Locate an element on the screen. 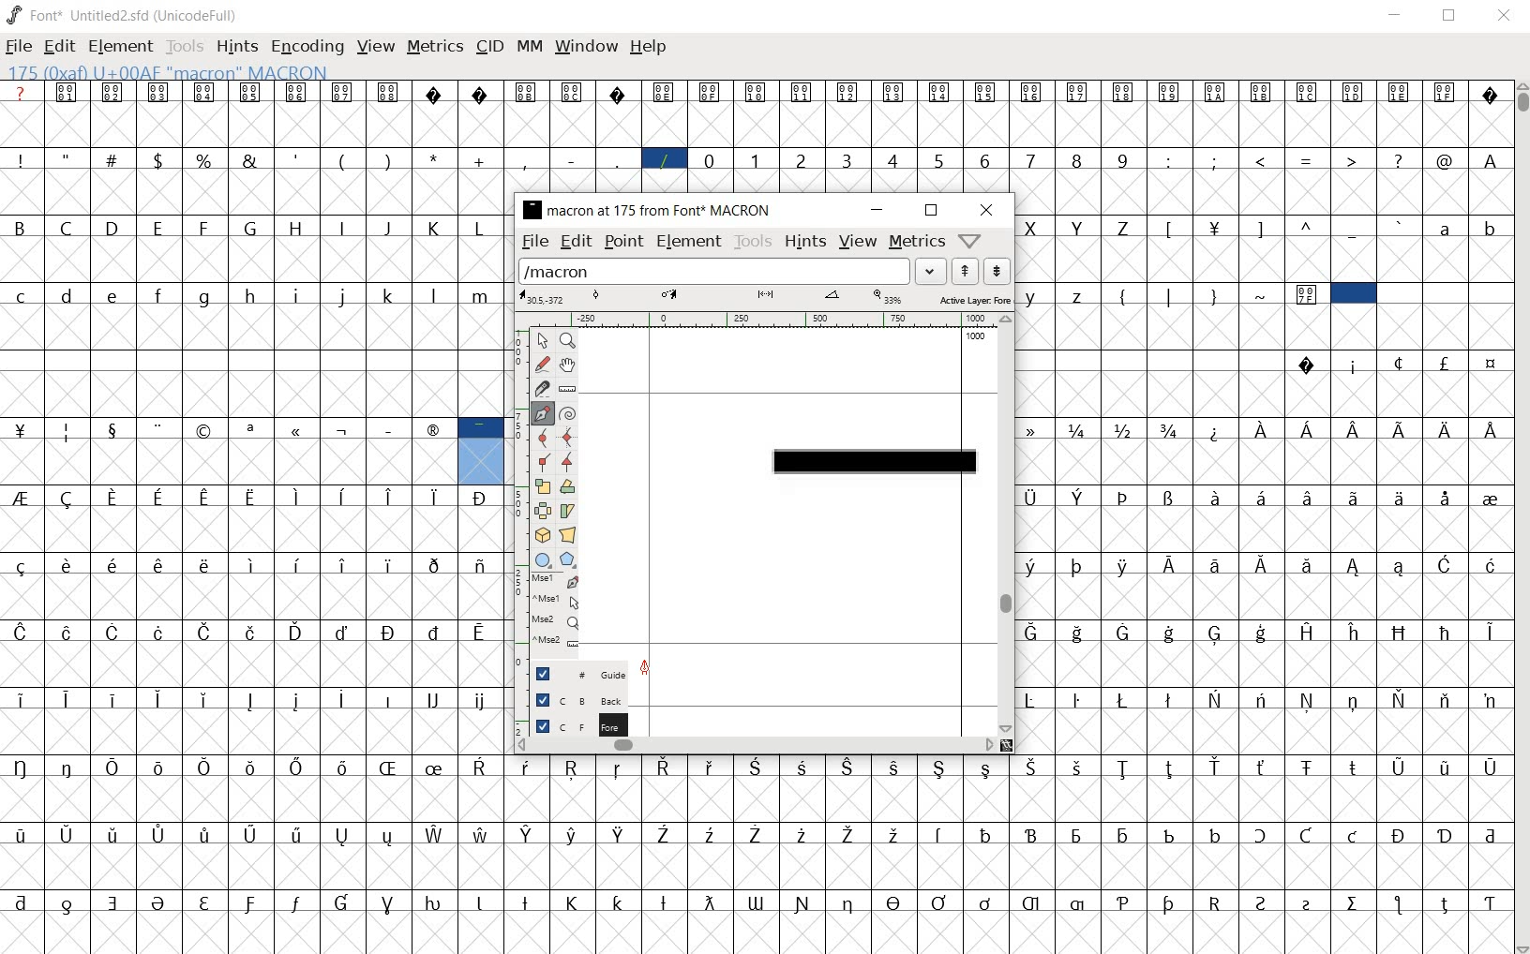 This screenshot has width=1530, height=954. Y is located at coordinates (1078, 226).